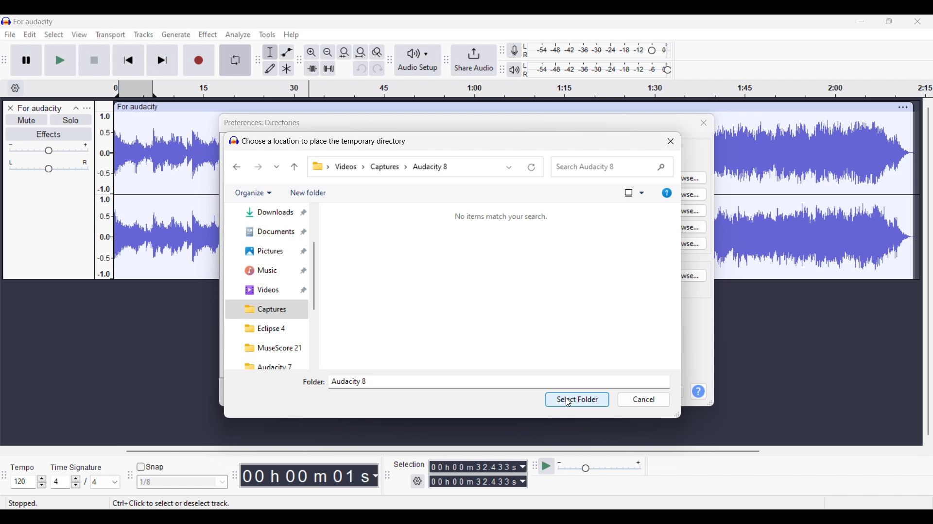 Image resolution: width=933 pixels, height=524 pixels. What do you see at coordinates (144, 34) in the screenshot?
I see `Tracks menu` at bounding box center [144, 34].